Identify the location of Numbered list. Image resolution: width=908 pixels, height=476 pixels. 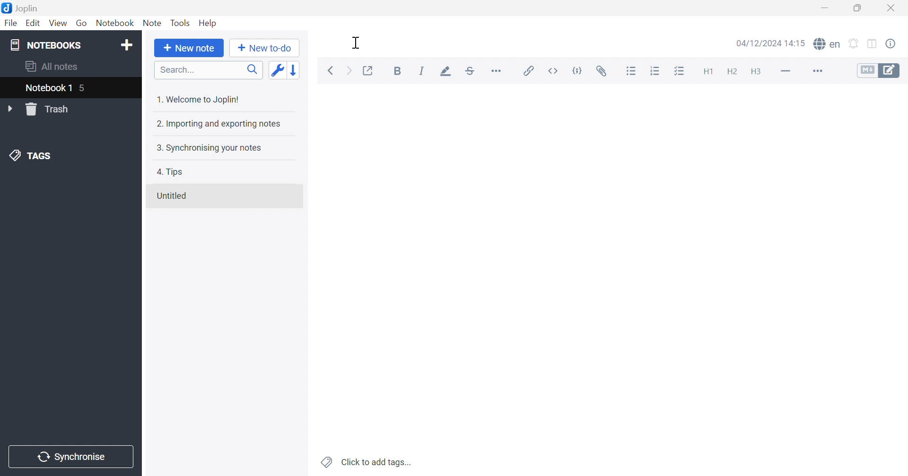
(656, 71).